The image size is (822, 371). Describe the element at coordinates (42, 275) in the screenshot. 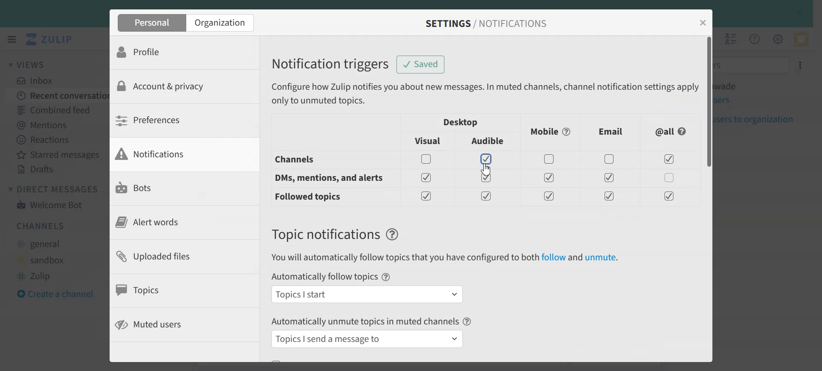

I see `#Zulip` at that location.